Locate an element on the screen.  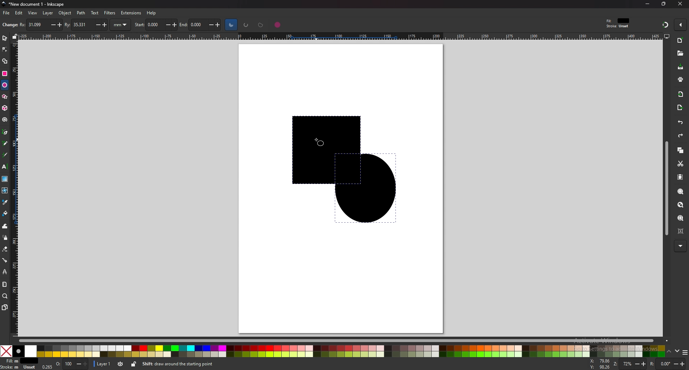
copy is located at coordinates (681, 151).